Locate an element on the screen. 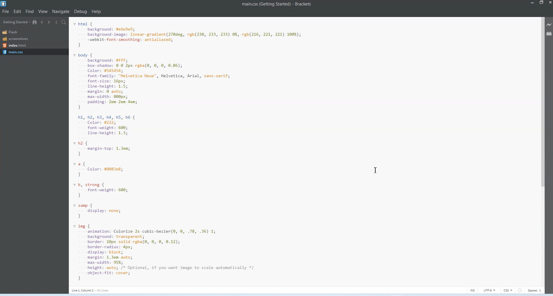 This screenshot has height=296, width=553. INS is located at coordinates (472, 290).